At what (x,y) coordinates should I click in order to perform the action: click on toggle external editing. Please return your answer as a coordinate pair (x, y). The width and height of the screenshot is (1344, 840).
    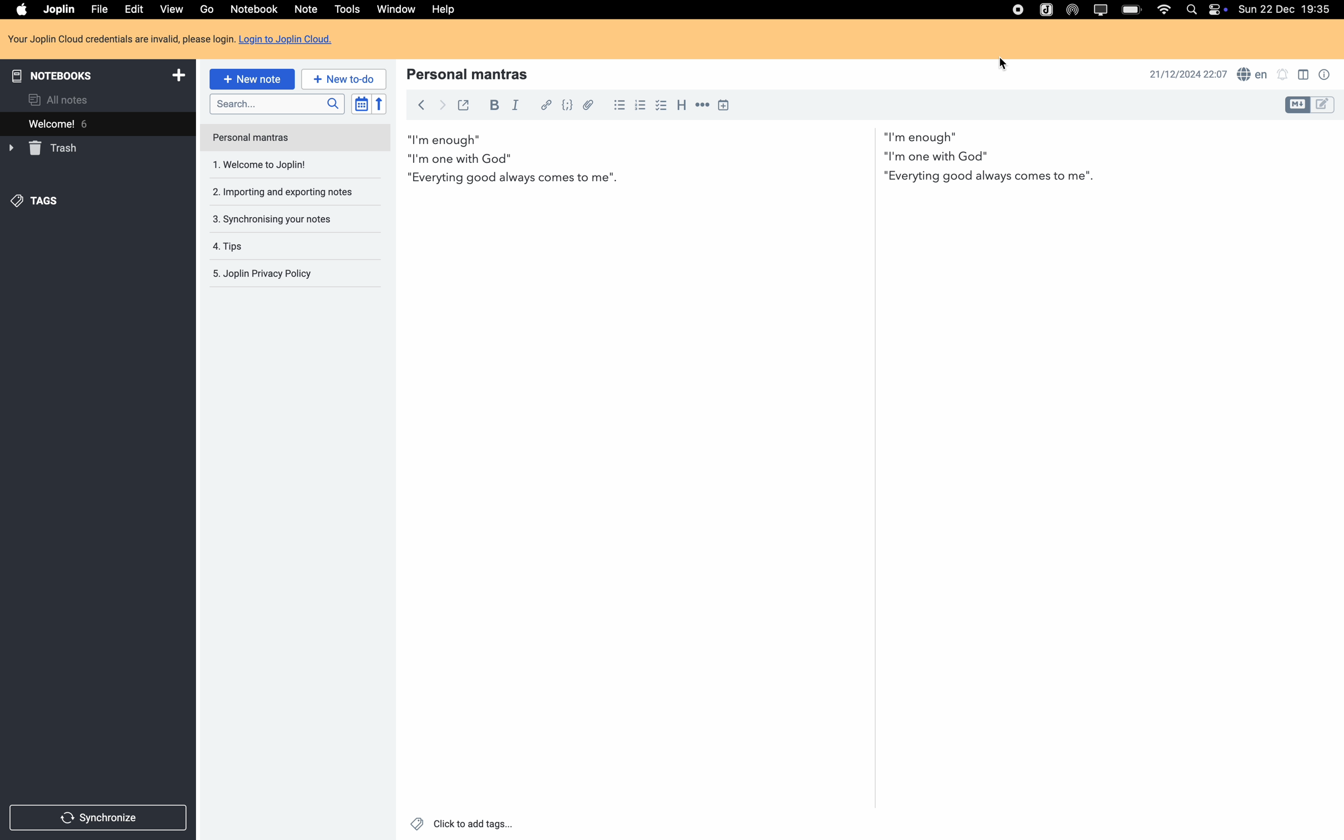
    Looking at the image, I should click on (464, 105).